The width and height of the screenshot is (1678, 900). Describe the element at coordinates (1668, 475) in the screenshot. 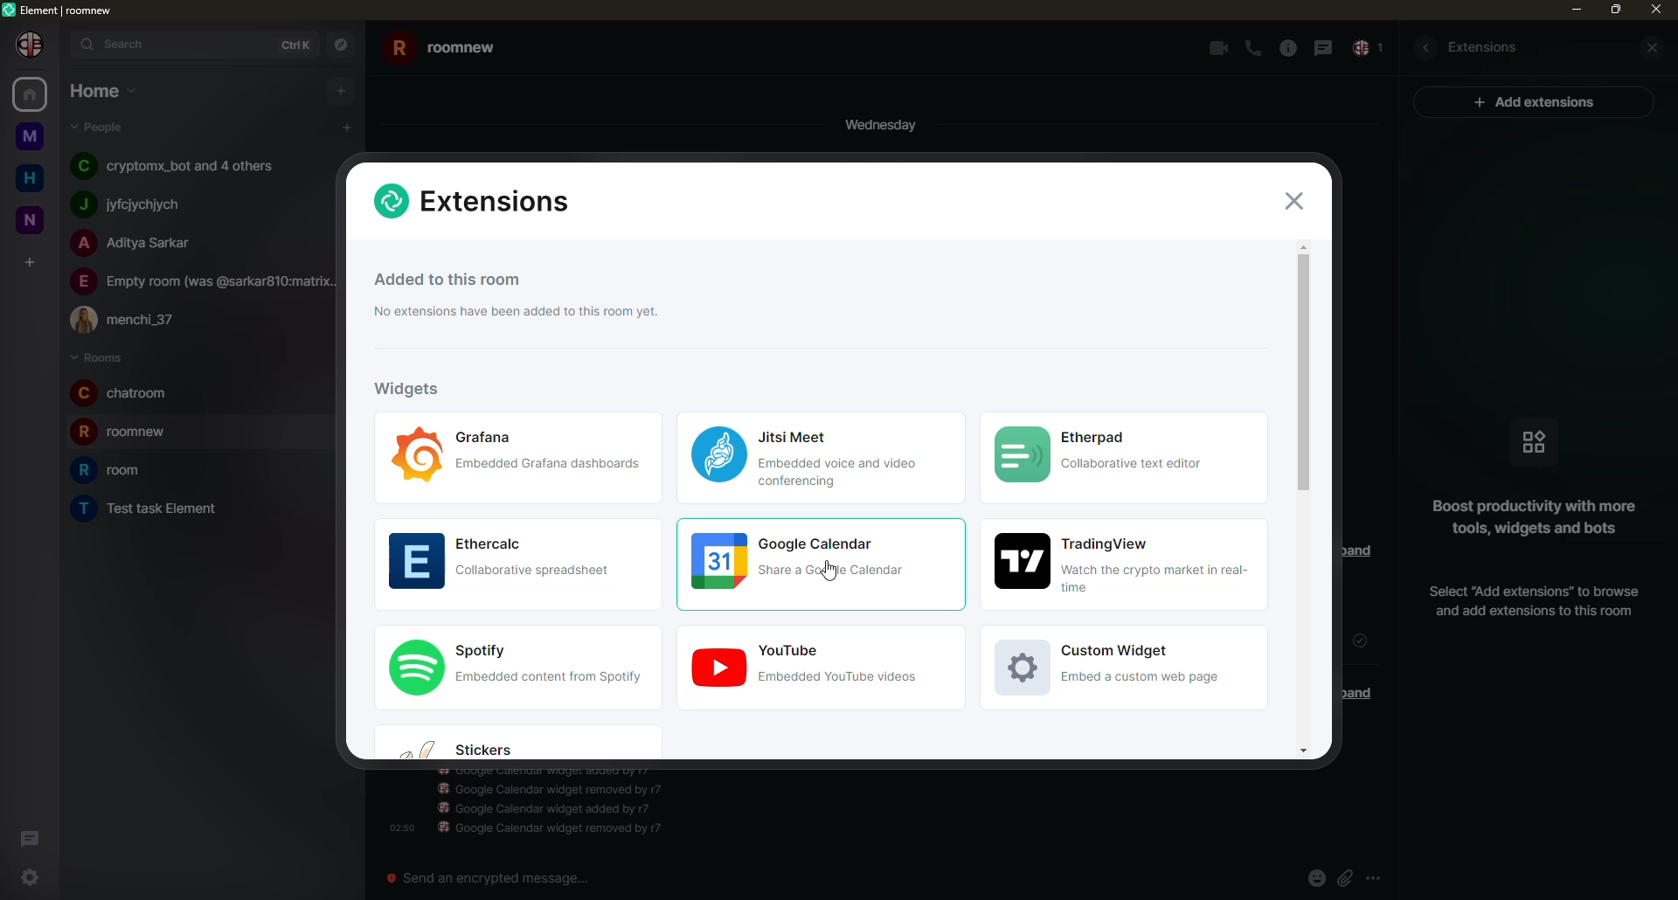

I see `vertical scrollbar` at that location.